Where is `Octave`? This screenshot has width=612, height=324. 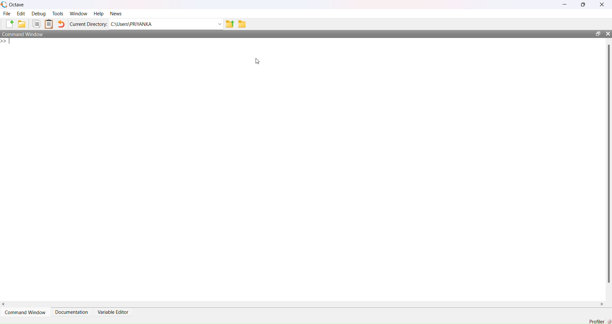
Octave is located at coordinates (17, 5).